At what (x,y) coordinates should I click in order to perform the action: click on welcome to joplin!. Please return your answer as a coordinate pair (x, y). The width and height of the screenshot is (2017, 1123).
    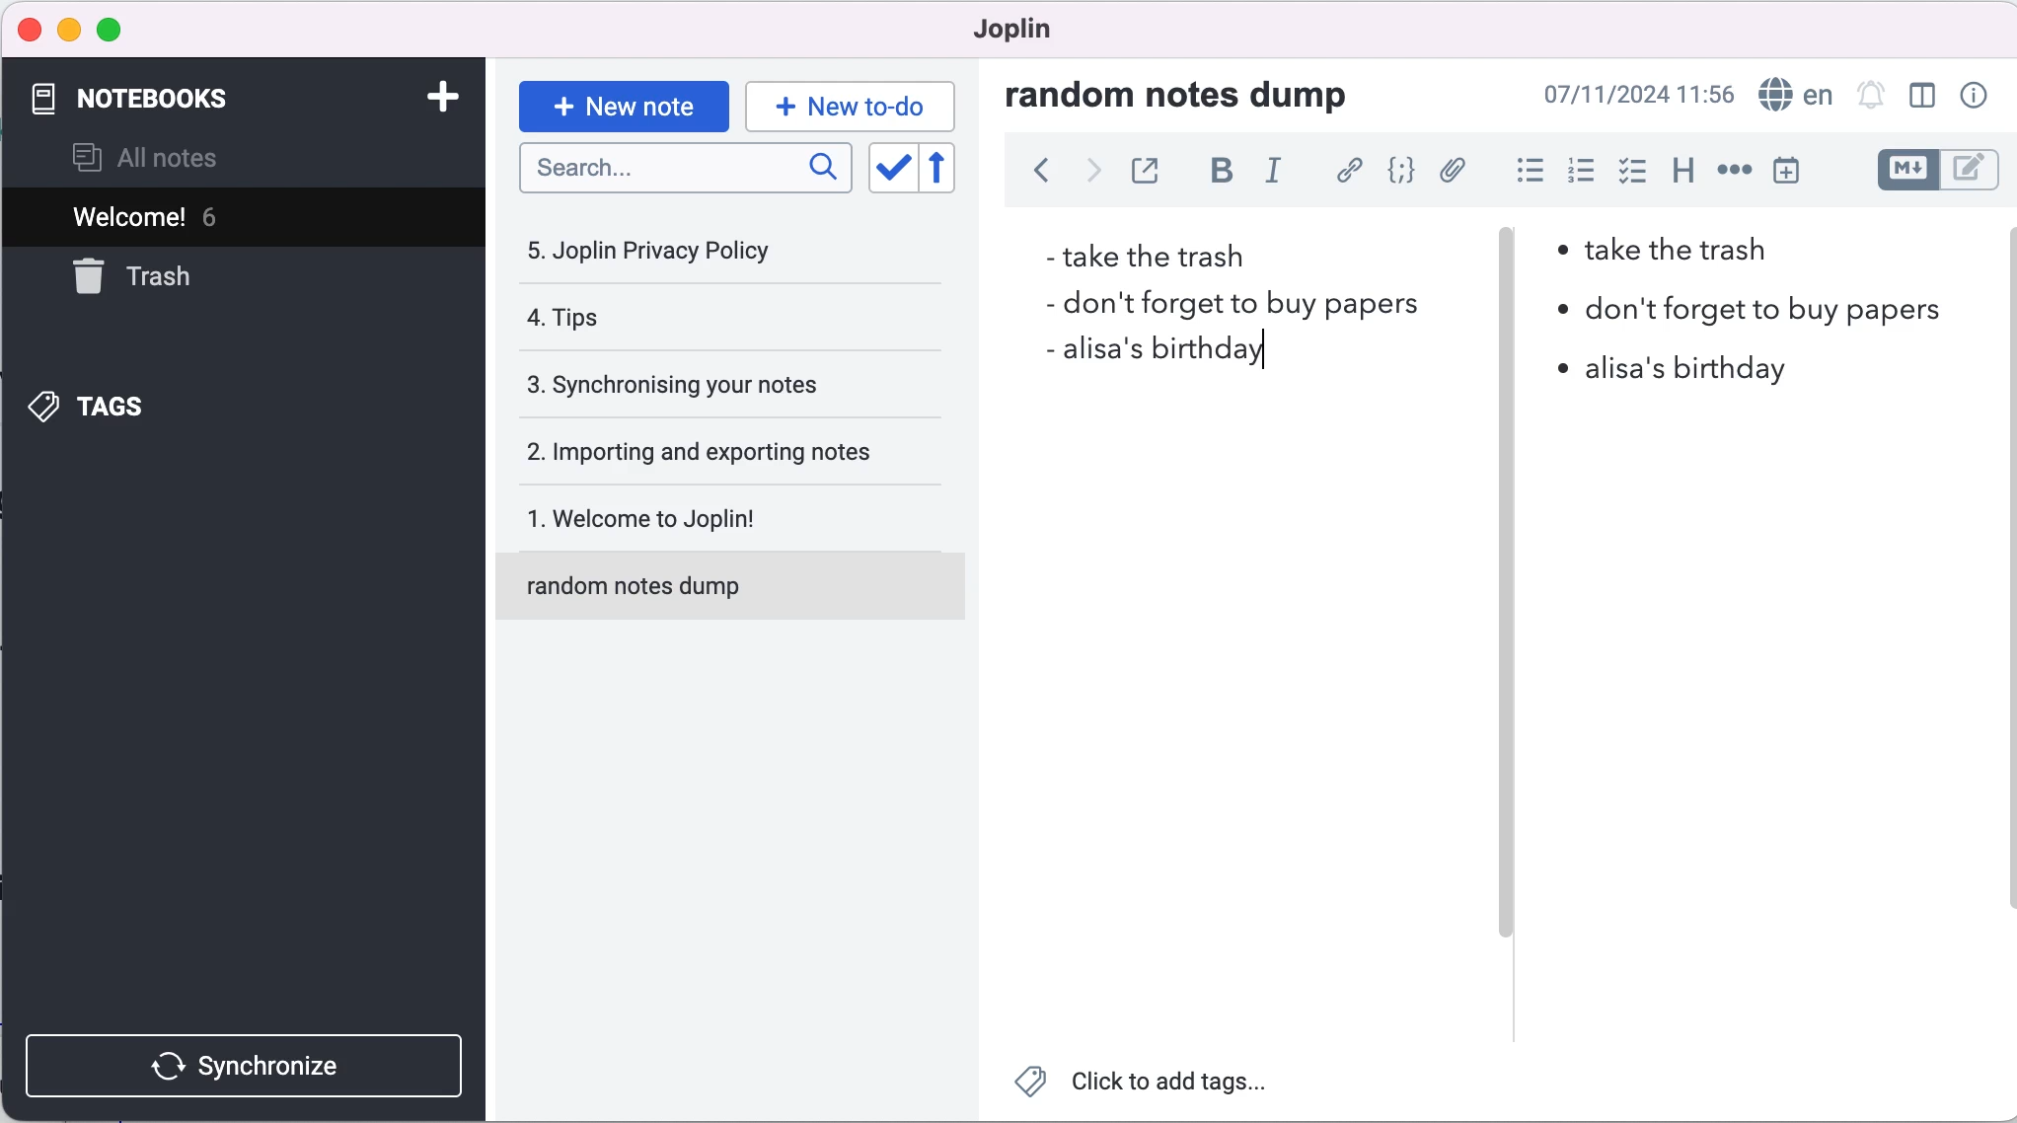
    Looking at the image, I should click on (712, 522).